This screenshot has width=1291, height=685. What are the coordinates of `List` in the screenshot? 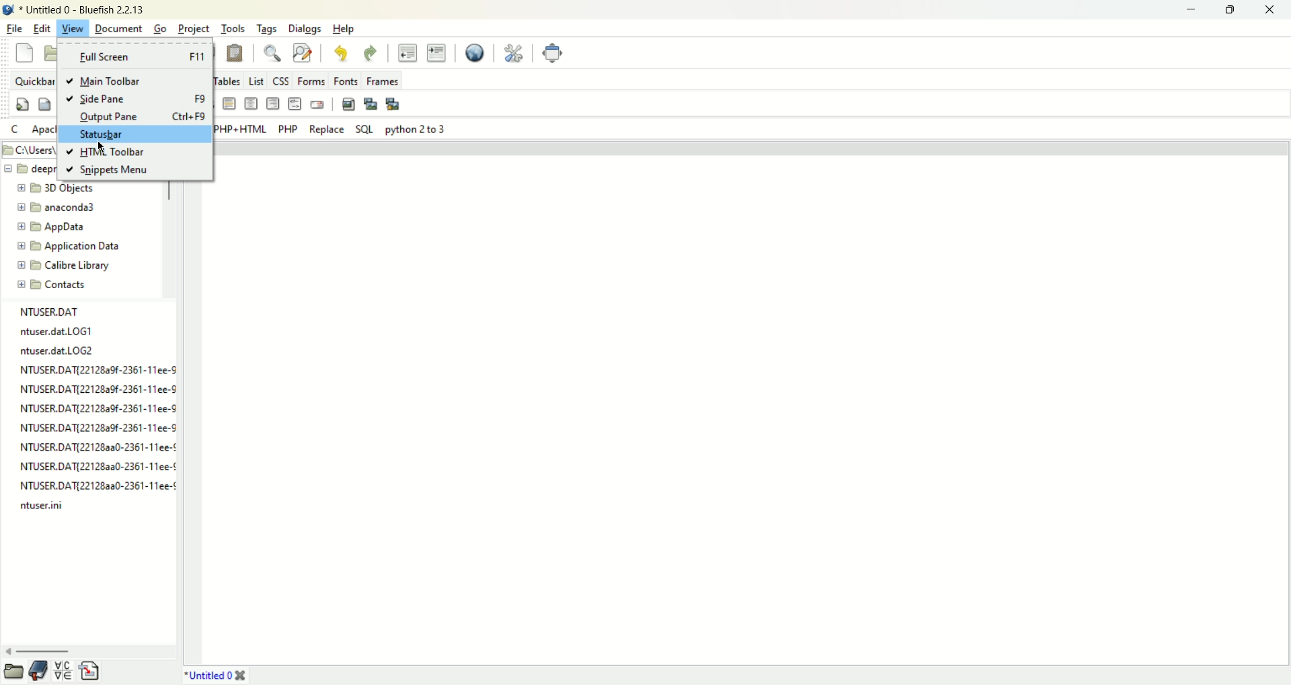 It's located at (258, 81).